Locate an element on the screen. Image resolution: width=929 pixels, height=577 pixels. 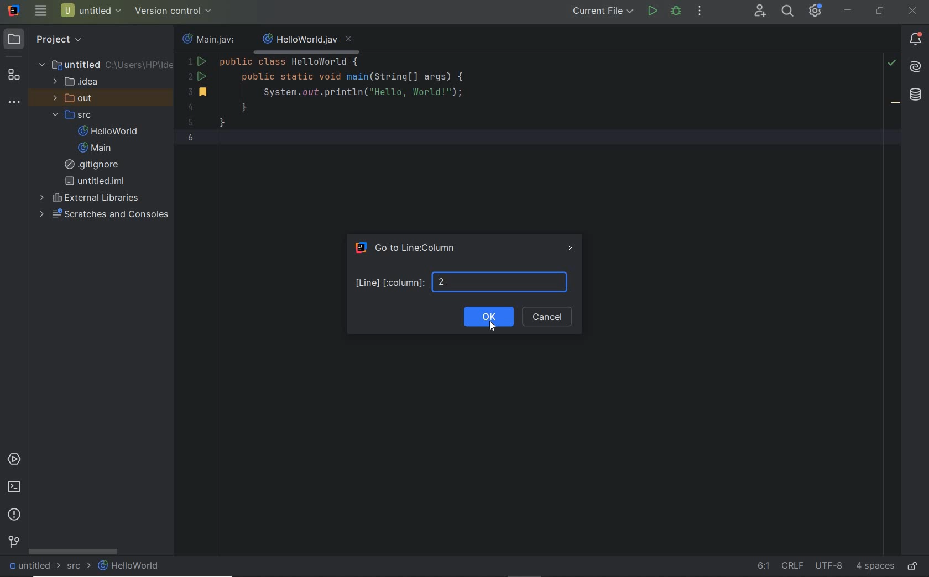
more actions is located at coordinates (701, 11).